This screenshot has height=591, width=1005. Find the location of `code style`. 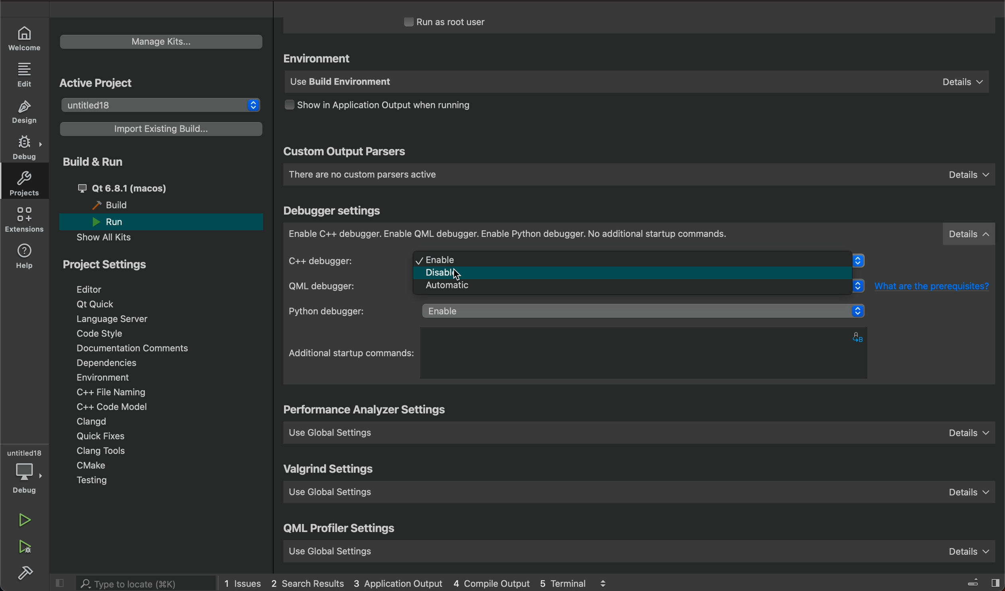

code style is located at coordinates (101, 335).